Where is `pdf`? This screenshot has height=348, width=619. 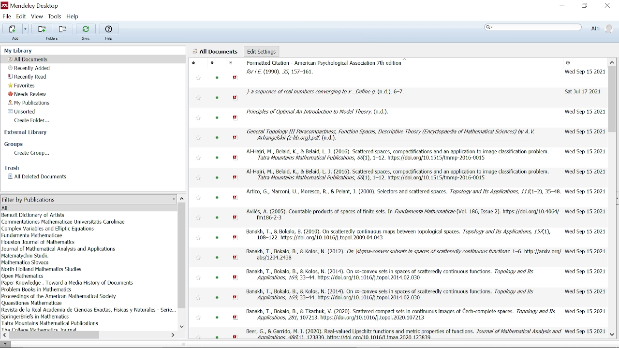 pdf is located at coordinates (236, 238).